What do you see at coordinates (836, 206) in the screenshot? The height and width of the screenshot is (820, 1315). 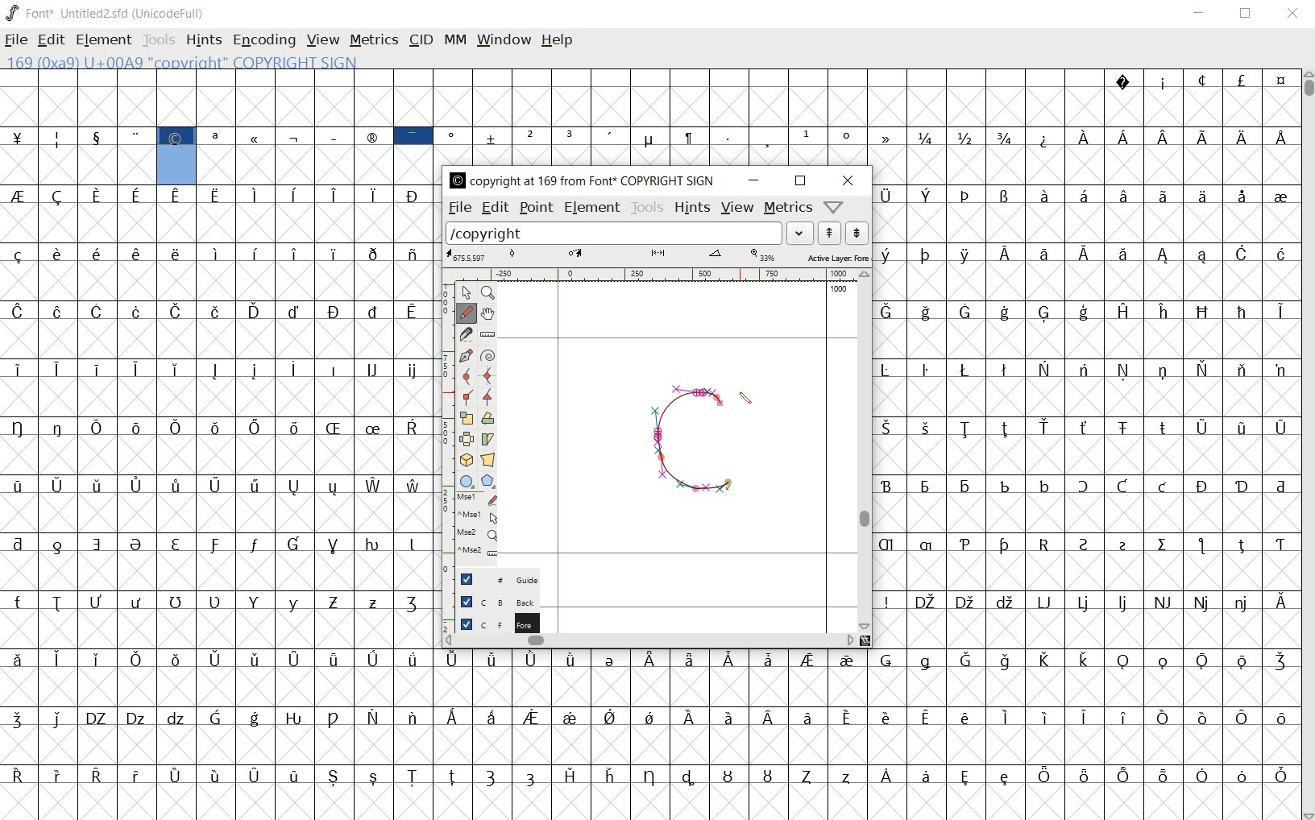 I see `Help/Window` at bounding box center [836, 206].